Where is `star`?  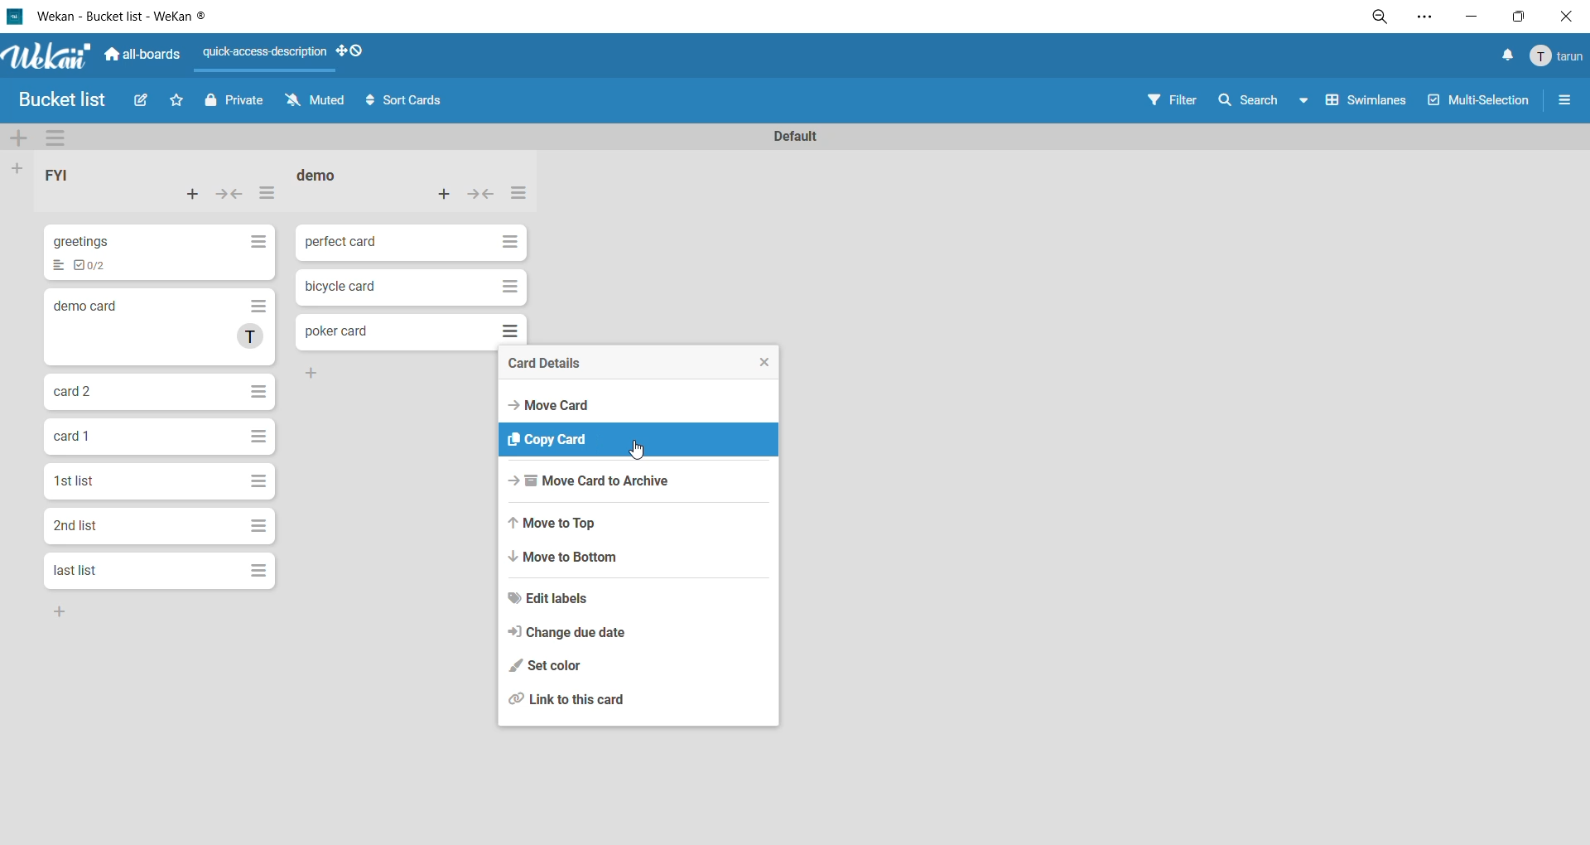
star is located at coordinates (181, 104).